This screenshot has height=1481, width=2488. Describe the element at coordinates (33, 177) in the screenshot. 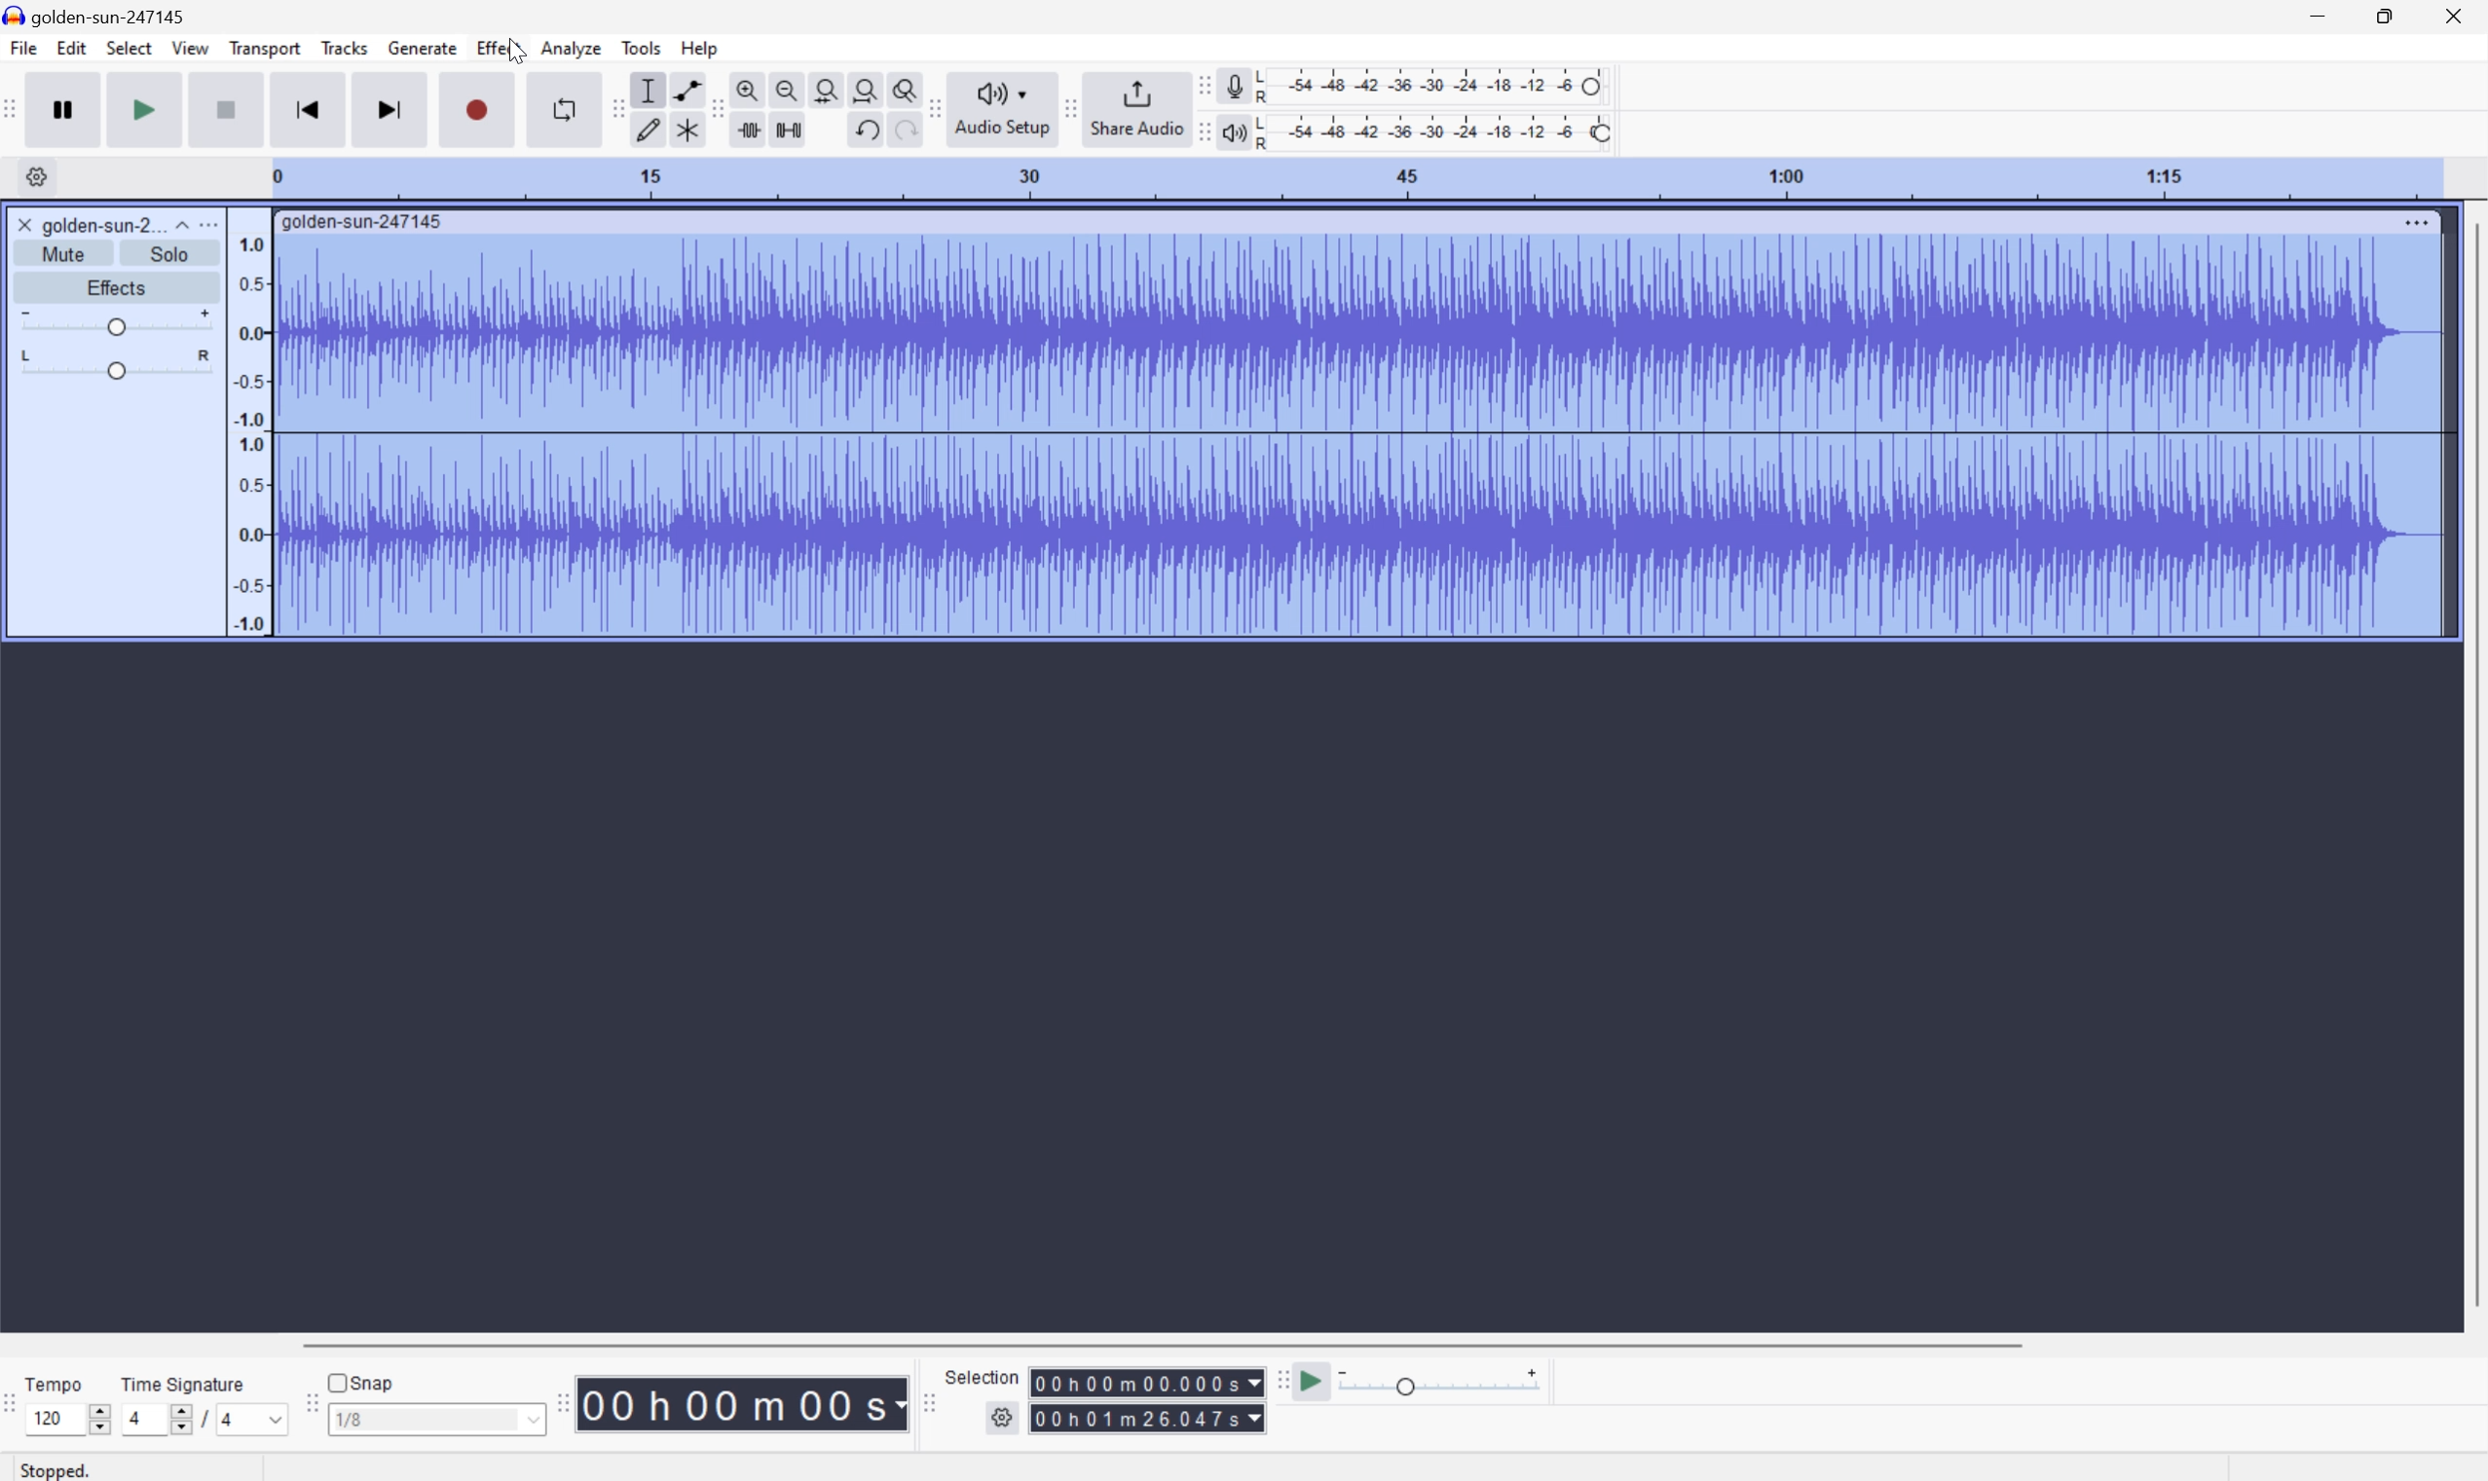

I see `Settings` at that location.